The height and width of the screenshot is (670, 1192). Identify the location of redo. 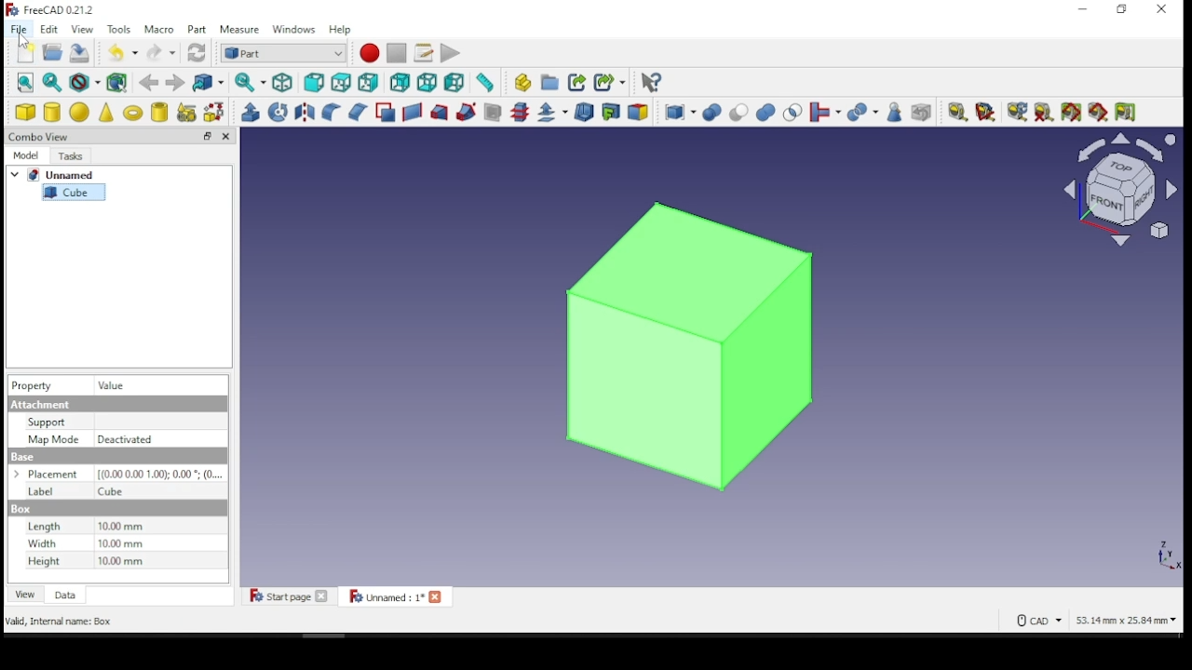
(161, 52).